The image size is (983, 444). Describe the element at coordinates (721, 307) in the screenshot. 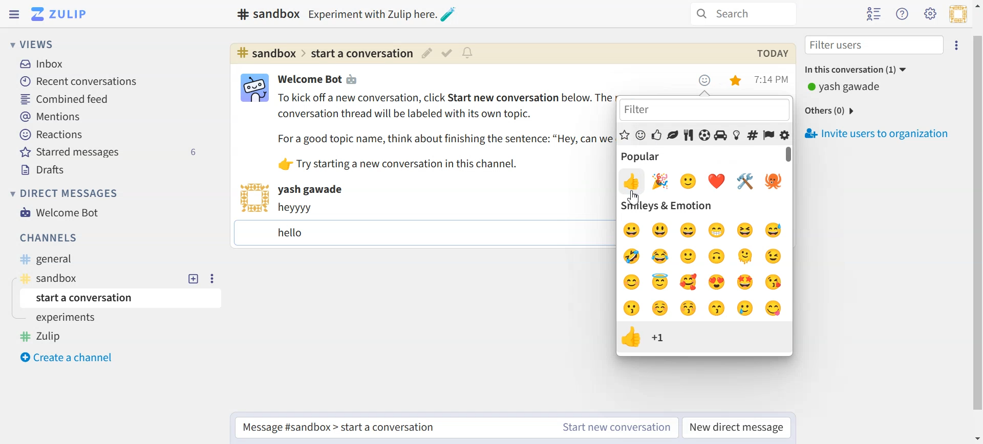

I see `kiss smiling eyes` at that location.